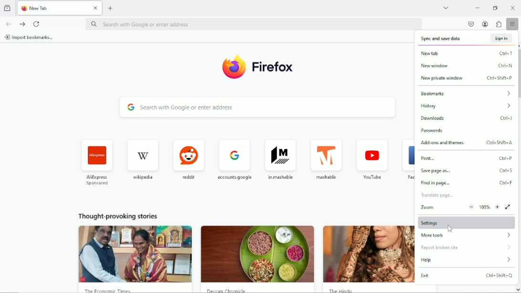 This screenshot has height=293, width=521. What do you see at coordinates (513, 24) in the screenshot?
I see `Open application menu` at bounding box center [513, 24].